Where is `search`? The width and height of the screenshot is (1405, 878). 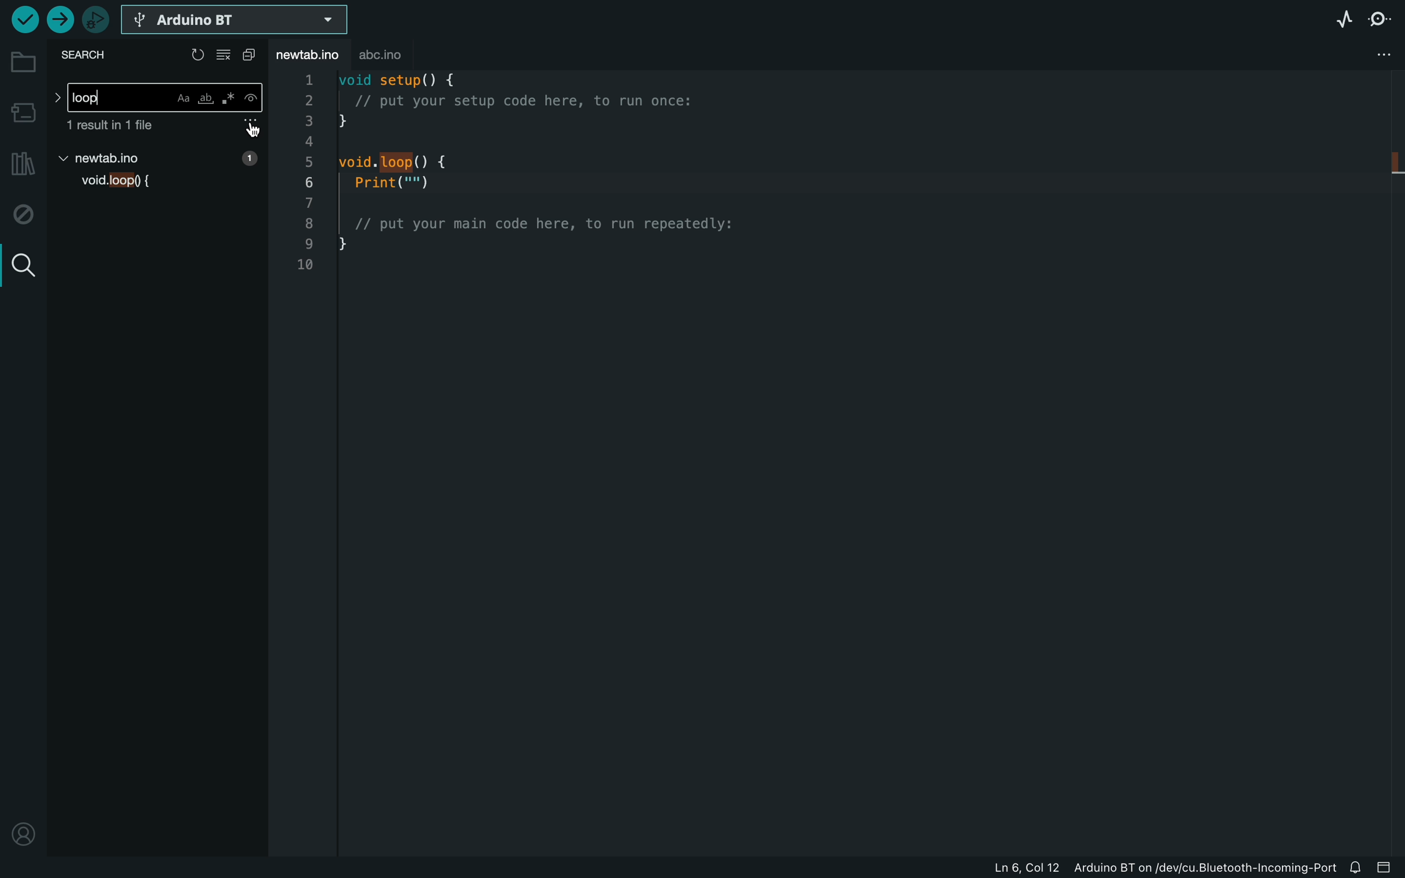
search is located at coordinates (22, 266).